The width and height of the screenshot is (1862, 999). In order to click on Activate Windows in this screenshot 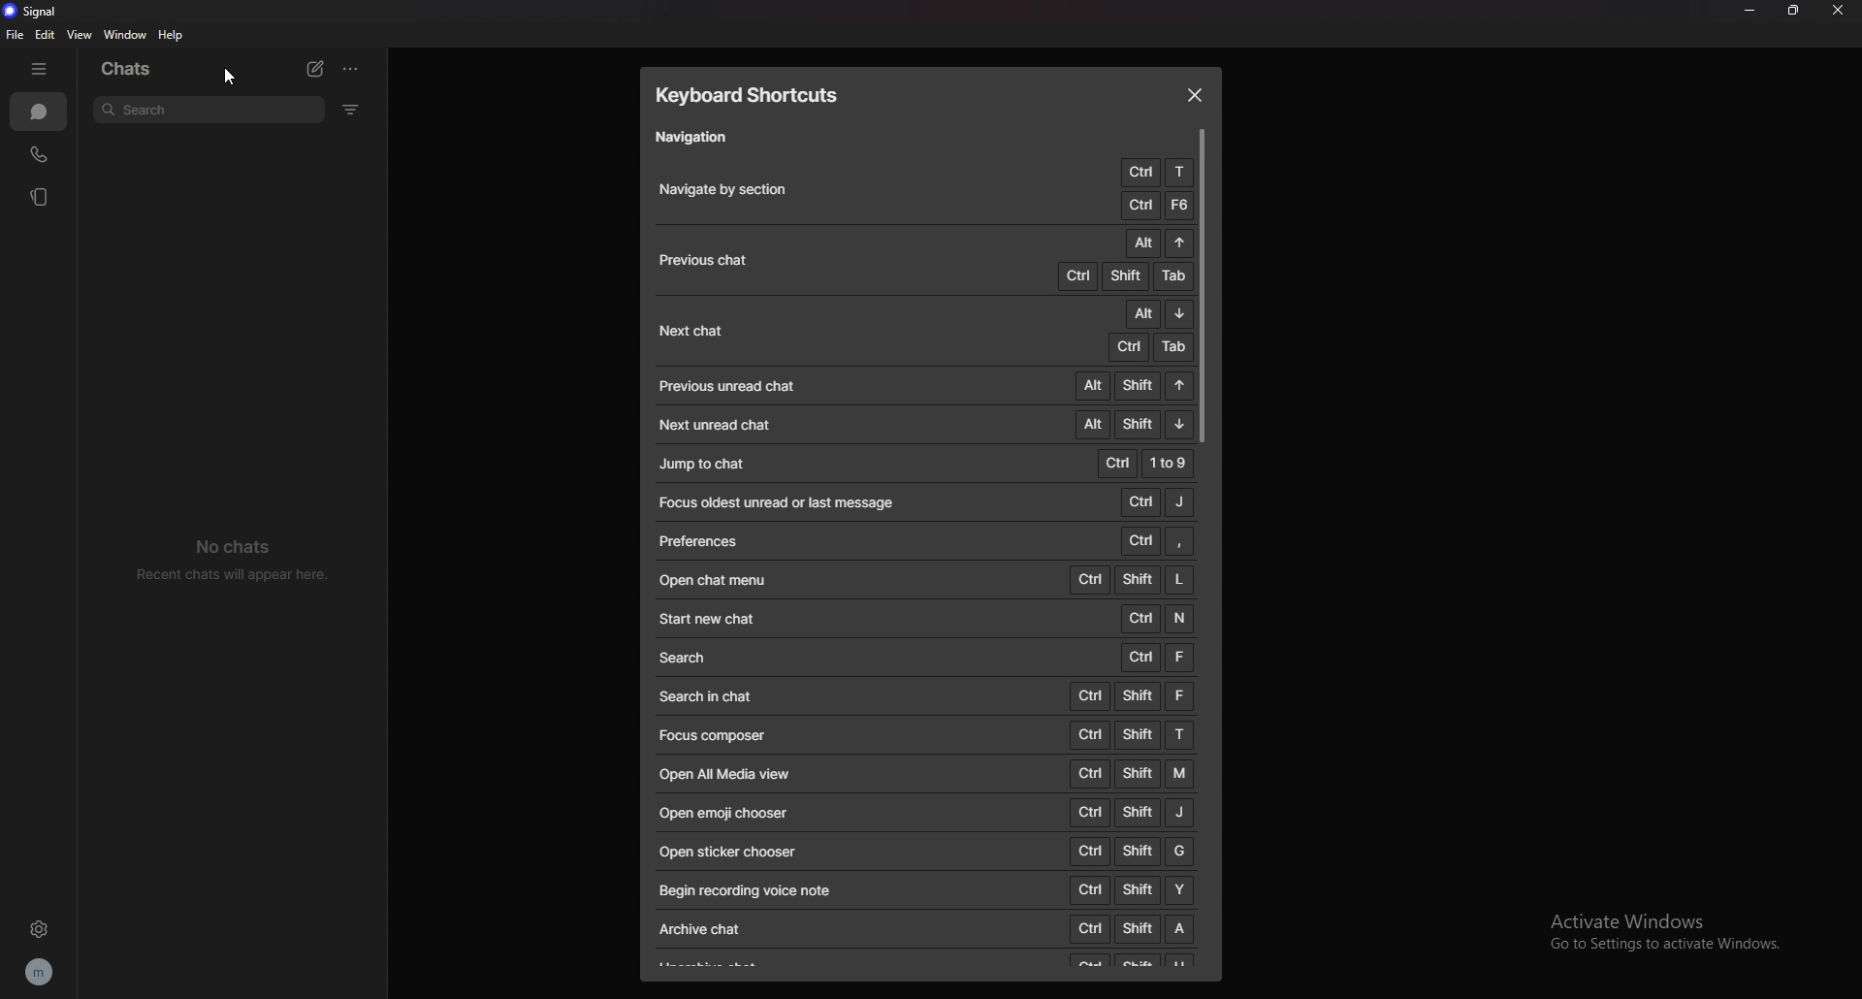, I will do `click(1626, 914)`.